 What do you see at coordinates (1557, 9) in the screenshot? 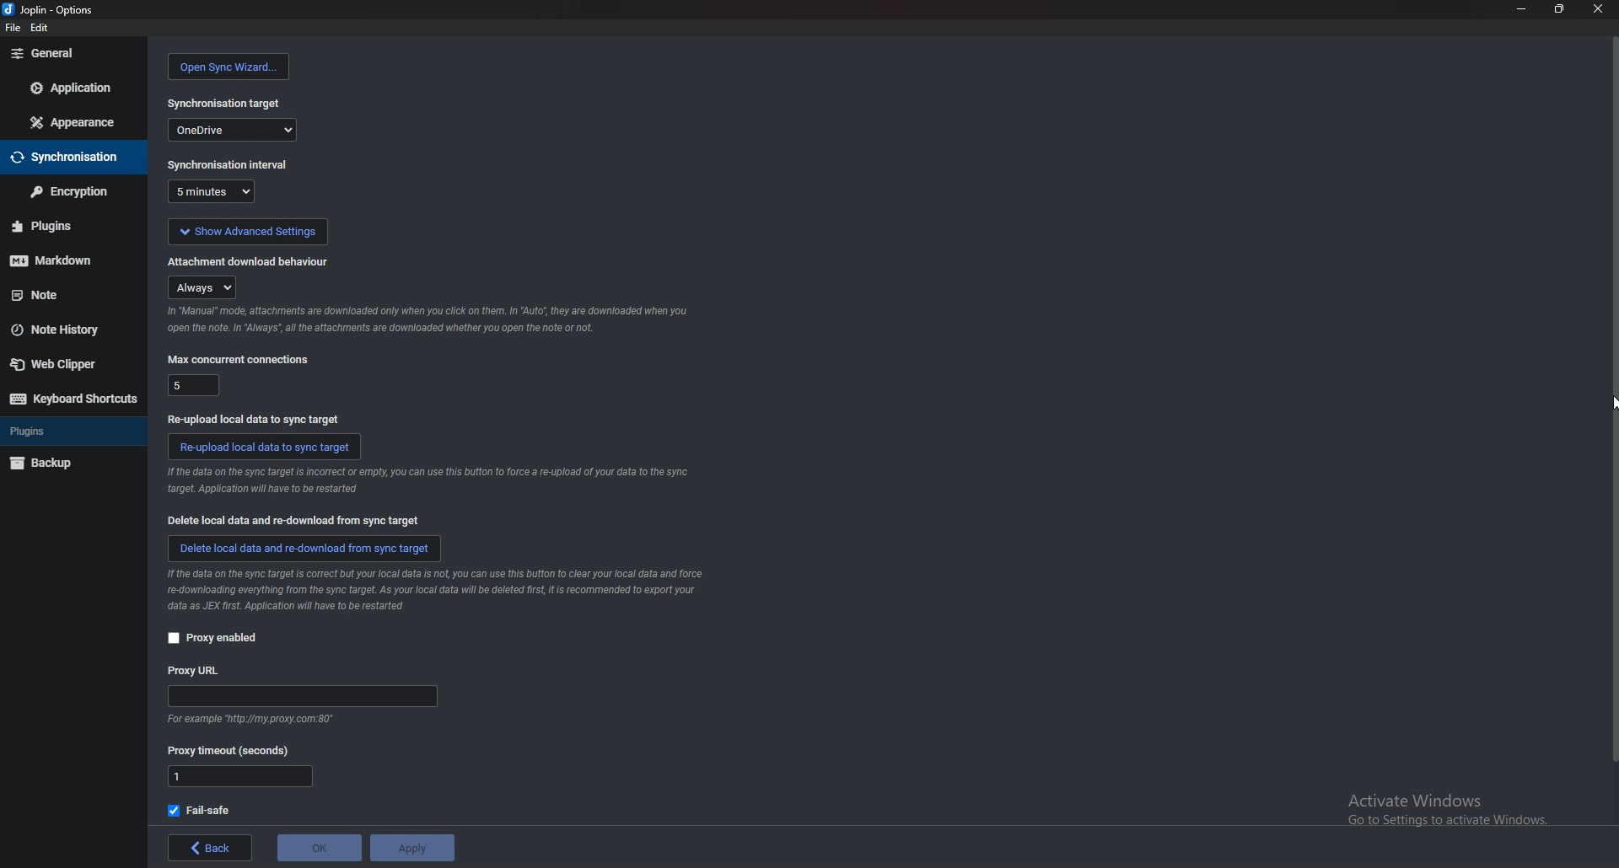
I see `resize` at bounding box center [1557, 9].